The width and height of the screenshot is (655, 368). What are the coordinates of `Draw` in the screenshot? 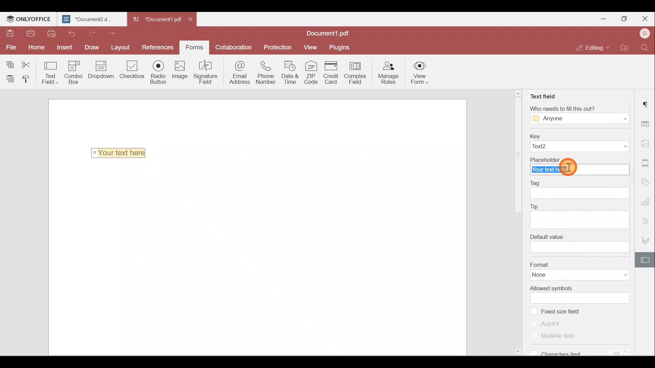 It's located at (89, 47).